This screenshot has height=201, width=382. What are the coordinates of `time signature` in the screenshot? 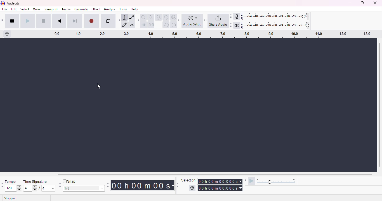 It's located at (37, 182).